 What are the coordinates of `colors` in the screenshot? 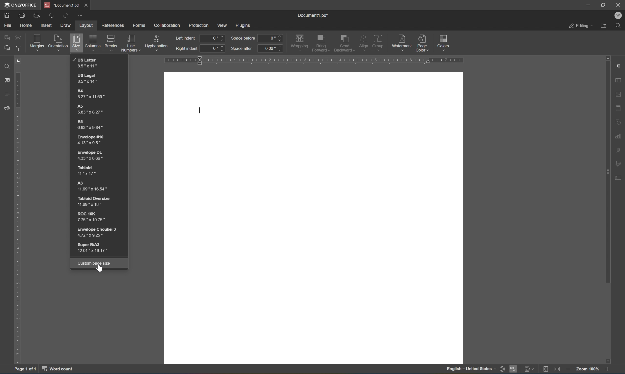 It's located at (445, 42).